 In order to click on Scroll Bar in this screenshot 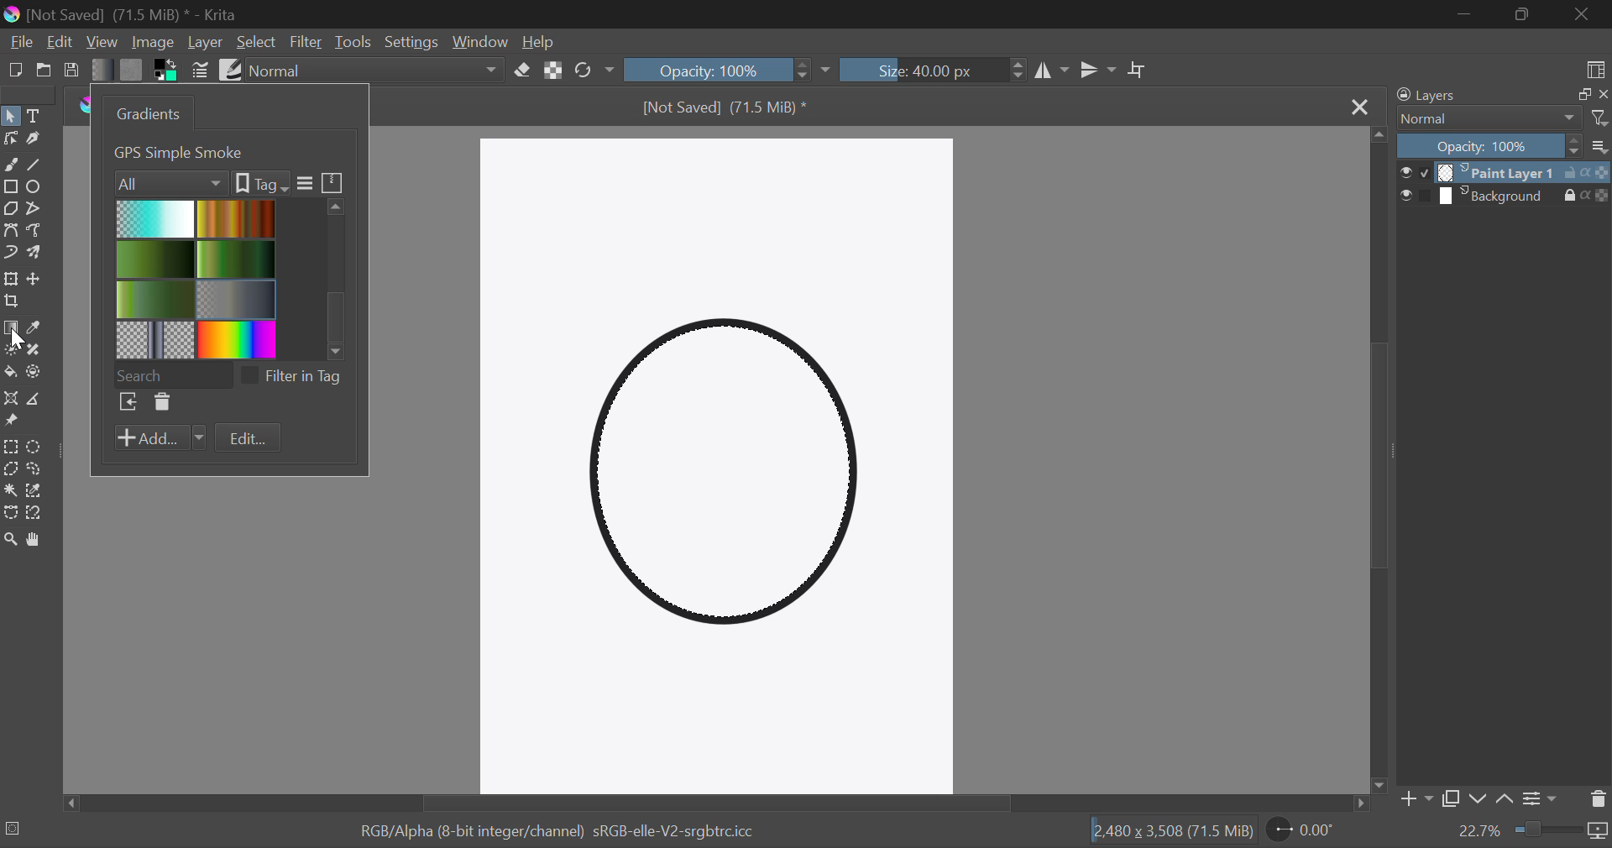, I will do `click(1376, 463)`.